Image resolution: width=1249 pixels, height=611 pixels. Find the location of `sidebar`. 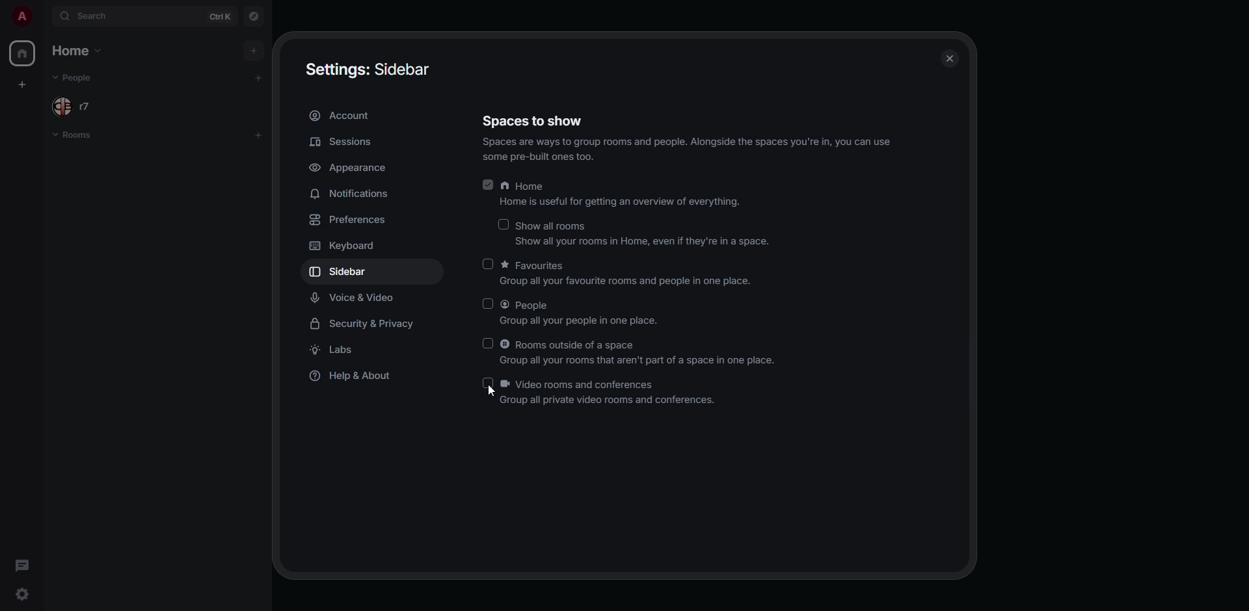

sidebar is located at coordinates (342, 272).